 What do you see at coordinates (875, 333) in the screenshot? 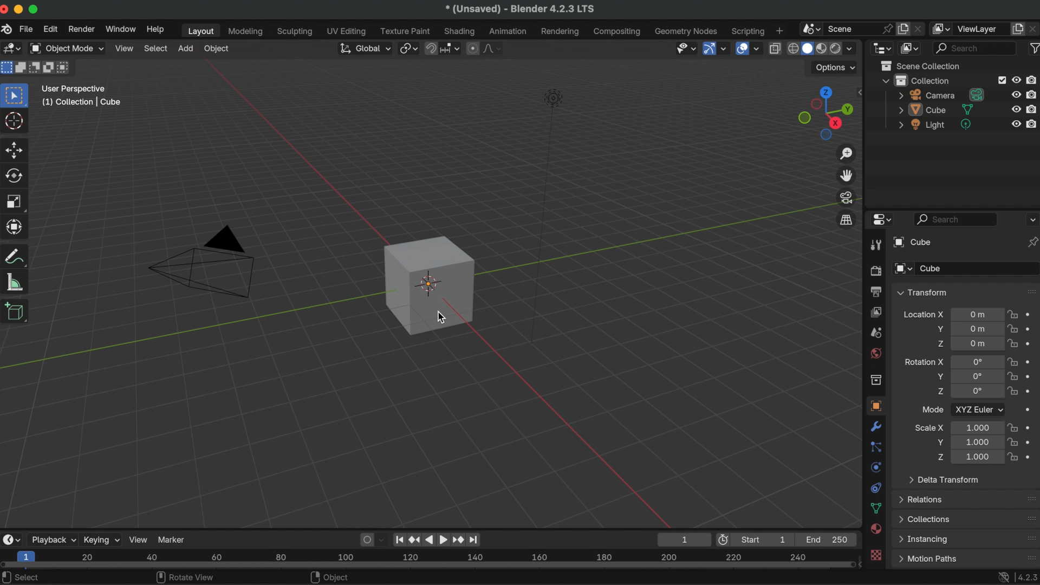
I see `scene` at bounding box center [875, 333].